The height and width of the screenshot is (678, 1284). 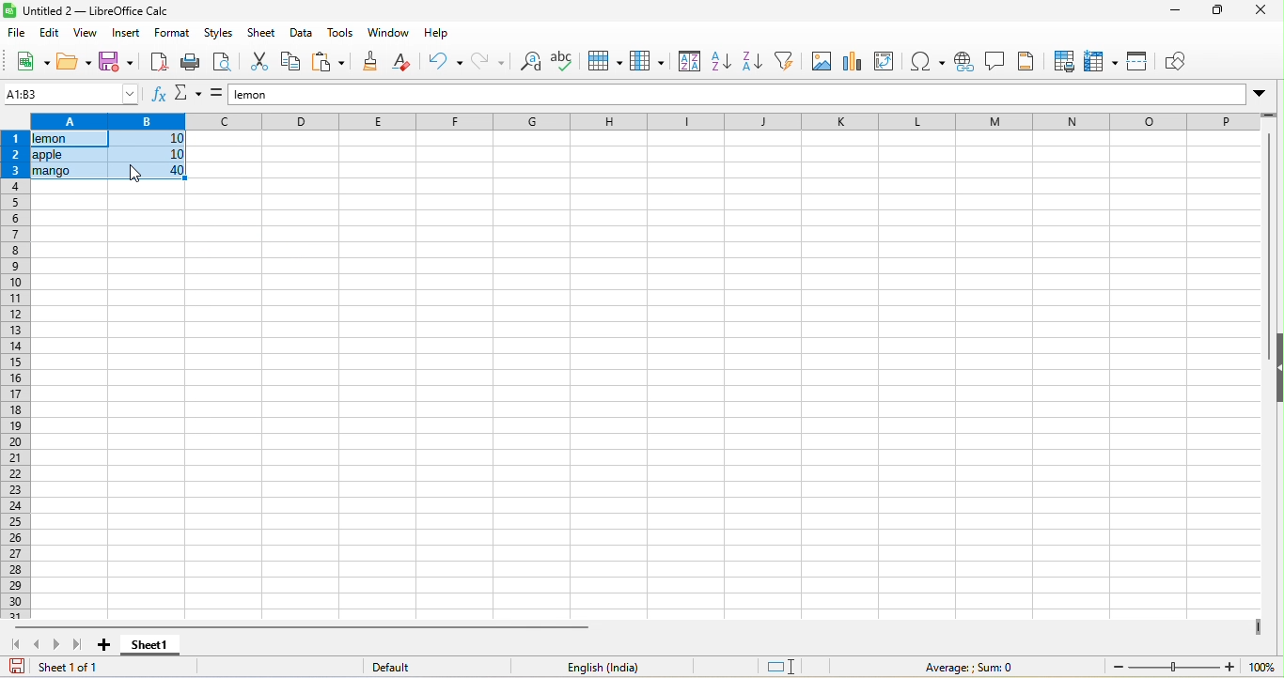 What do you see at coordinates (820, 63) in the screenshot?
I see `image` at bounding box center [820, 63].